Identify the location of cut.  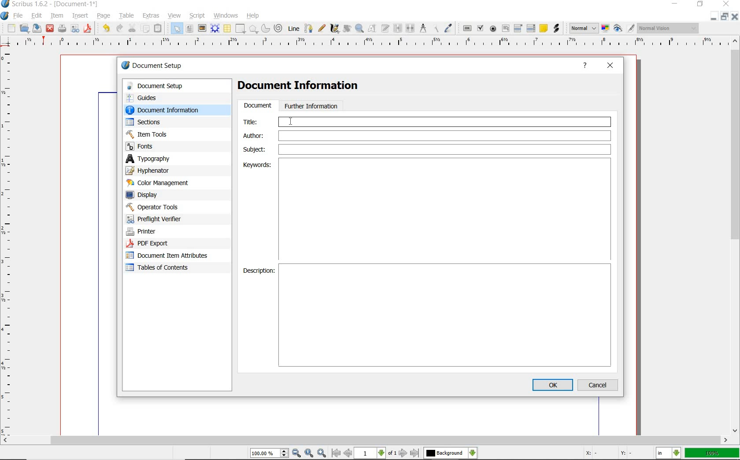
(133, 28).